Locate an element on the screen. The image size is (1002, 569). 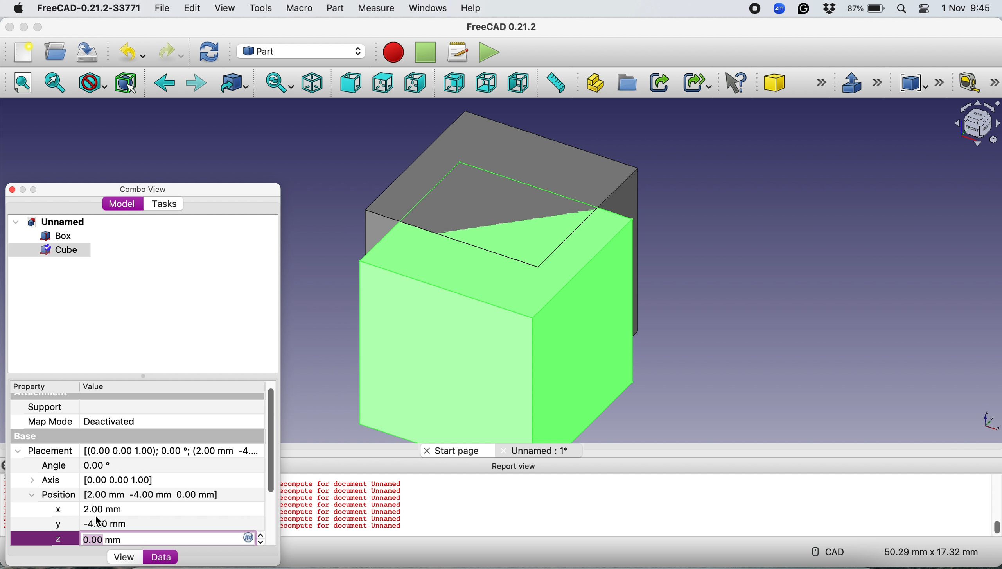
Maximise is located at coordinates (38, 27).